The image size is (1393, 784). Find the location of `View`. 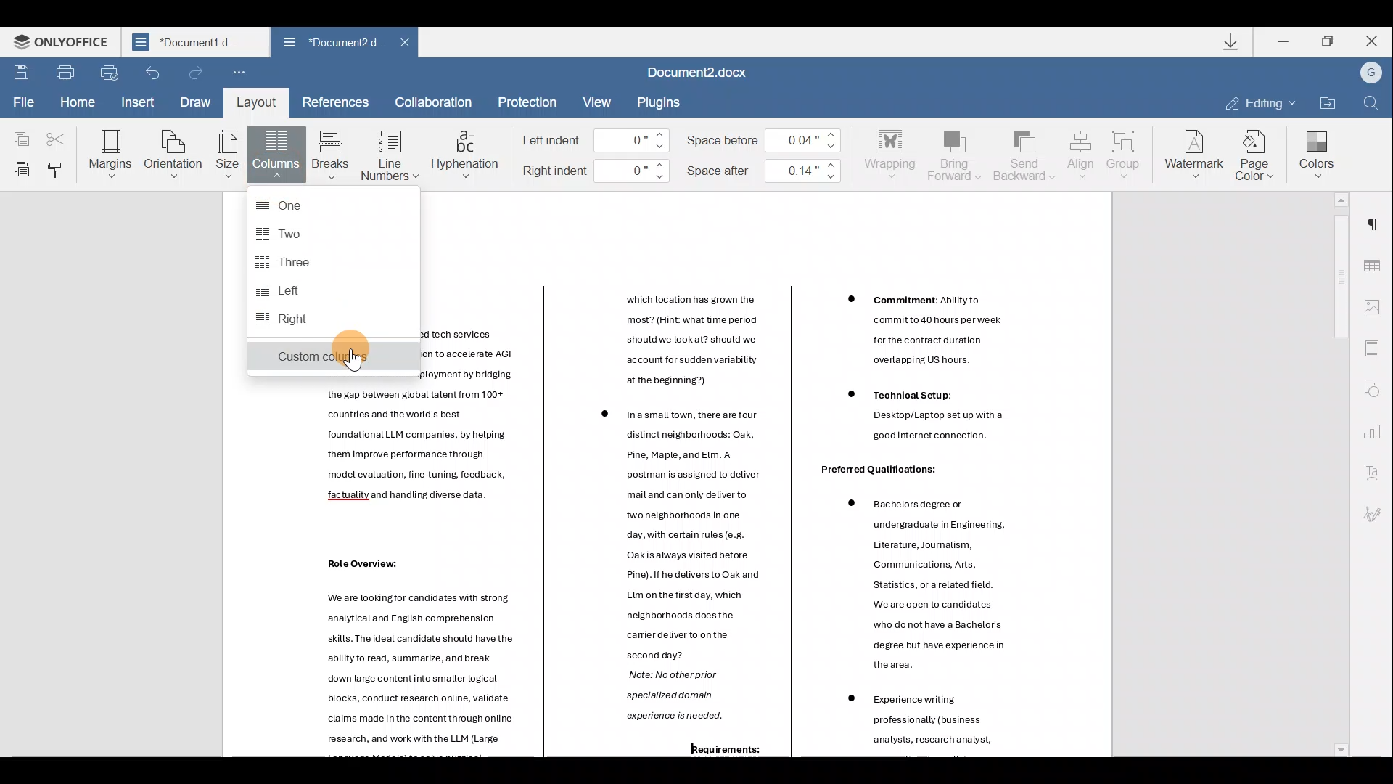

View is located at coordinates (598, 102).